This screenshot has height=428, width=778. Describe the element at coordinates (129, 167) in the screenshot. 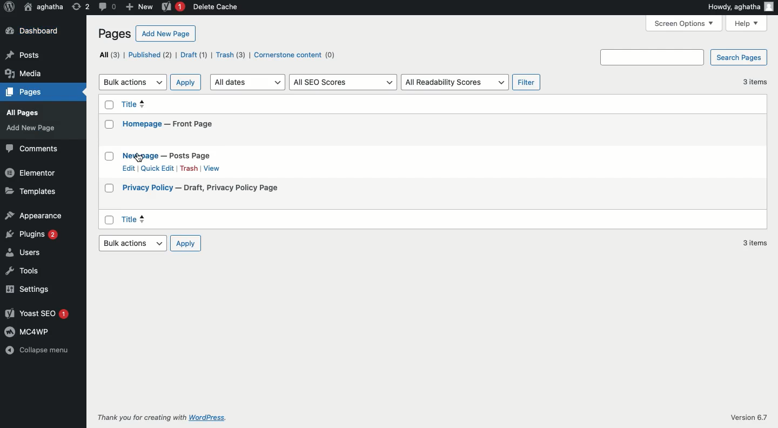

I see `Edit` at that location.